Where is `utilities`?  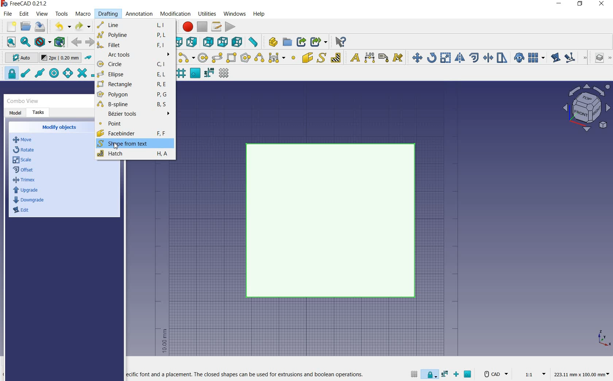
utilities is located at coordinates (208, 13).